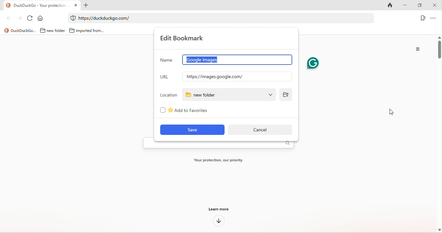 Image resolution: width=442 pixels, height=233 pixels. What do you see at coordinates (422, 19) in the screenshot?
I see `bookmark` at bounding box center [422, 19].